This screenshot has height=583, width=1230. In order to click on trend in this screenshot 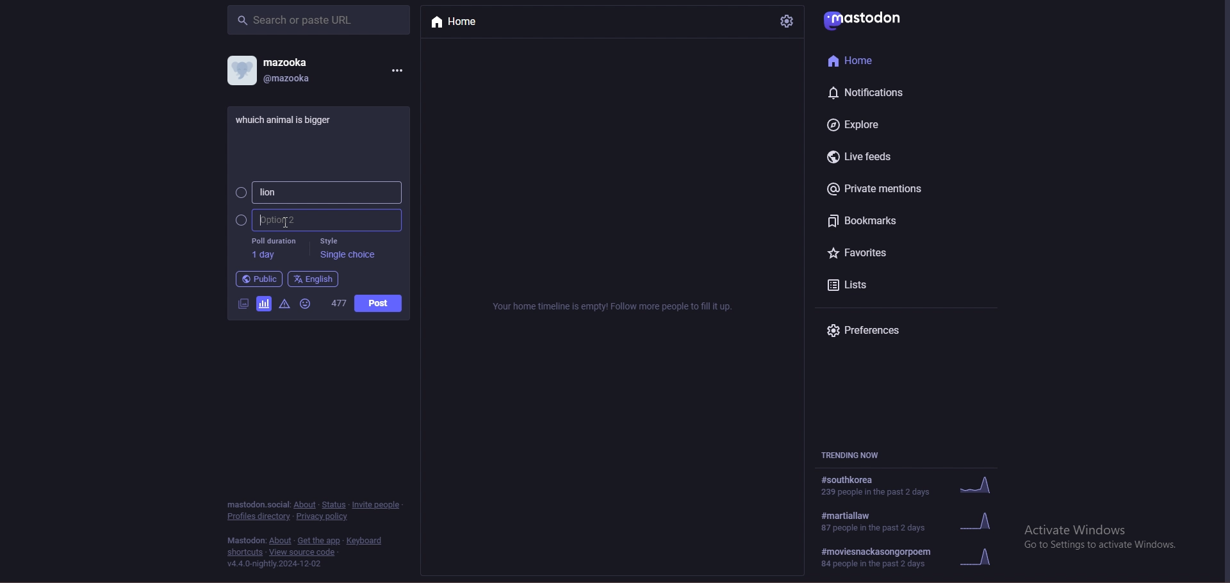, I will do `click(912, 484)`.